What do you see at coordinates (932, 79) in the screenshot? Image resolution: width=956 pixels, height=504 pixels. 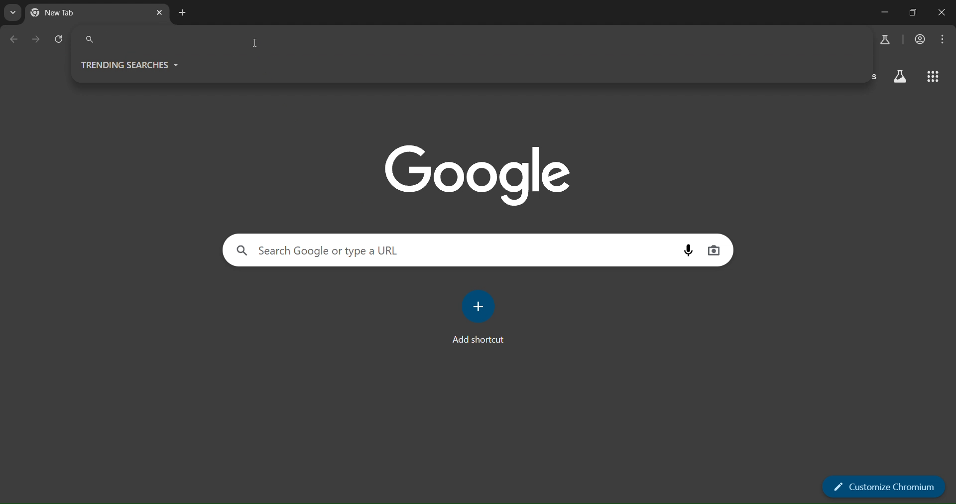 I see `google apps` at bounding box center [932, 79].